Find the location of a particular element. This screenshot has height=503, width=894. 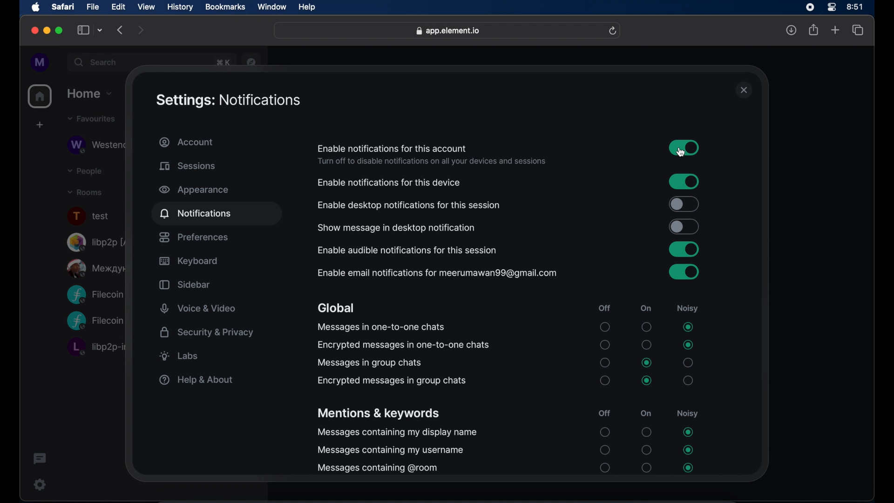

libp2p room is located at coordinates (98, 242).